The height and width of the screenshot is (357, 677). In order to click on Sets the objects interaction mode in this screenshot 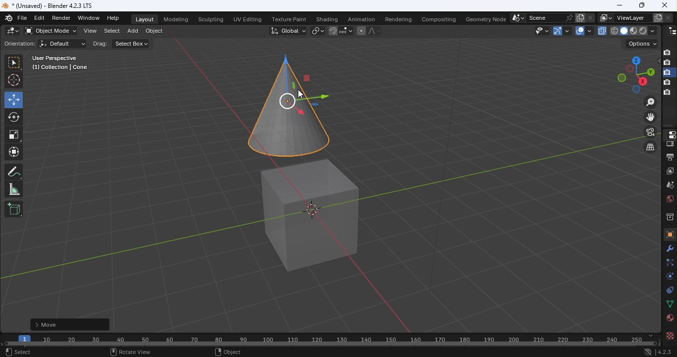, I will do `click(50, 31)`.